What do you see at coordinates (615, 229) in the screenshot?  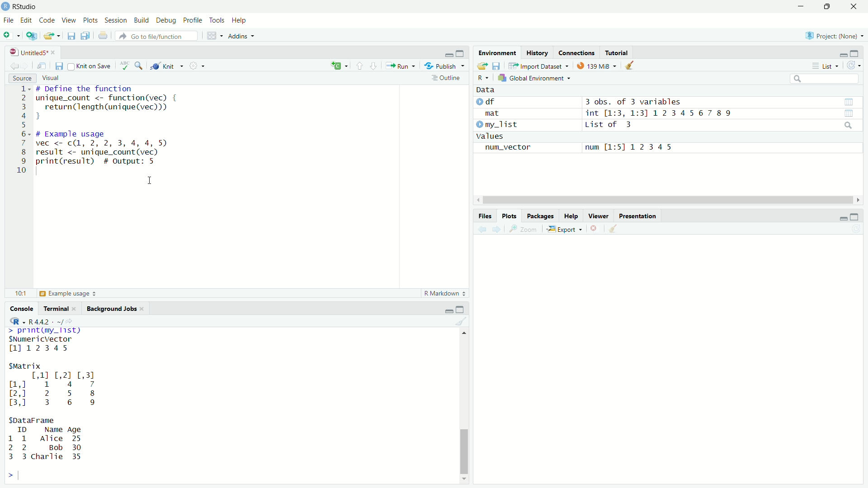 I see `clear all plots` at bounding box center [615, 229].